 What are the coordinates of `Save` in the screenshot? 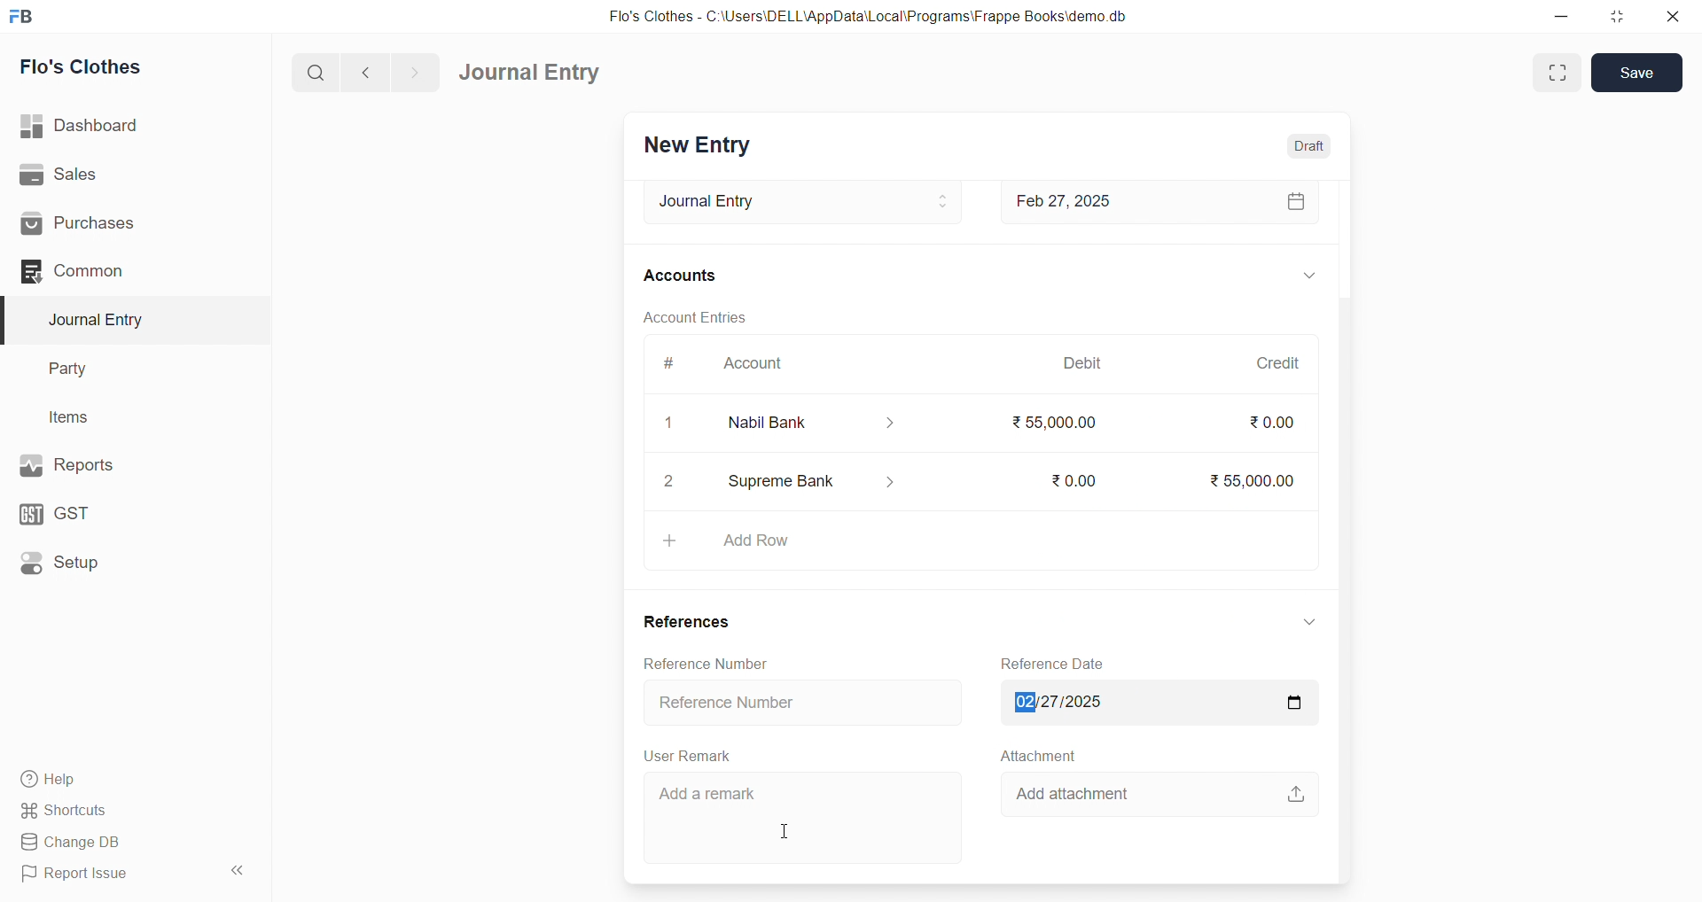 It's located at (1637, 73).